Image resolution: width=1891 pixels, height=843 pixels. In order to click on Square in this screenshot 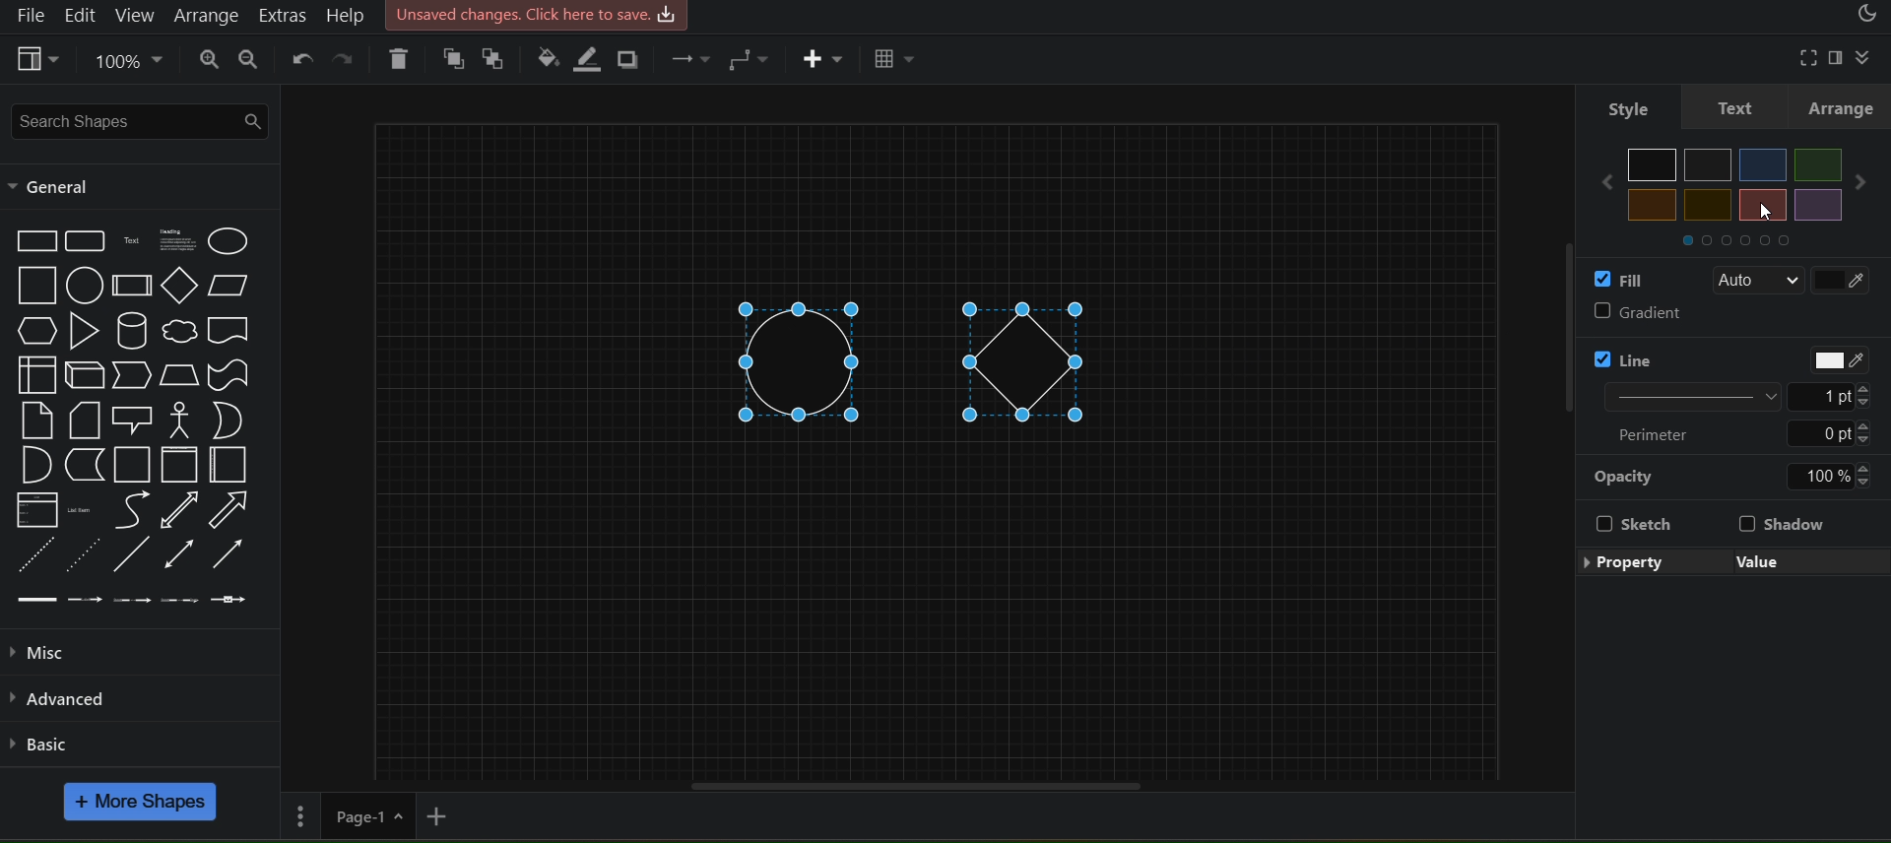, I will do `click(36, 287)`.